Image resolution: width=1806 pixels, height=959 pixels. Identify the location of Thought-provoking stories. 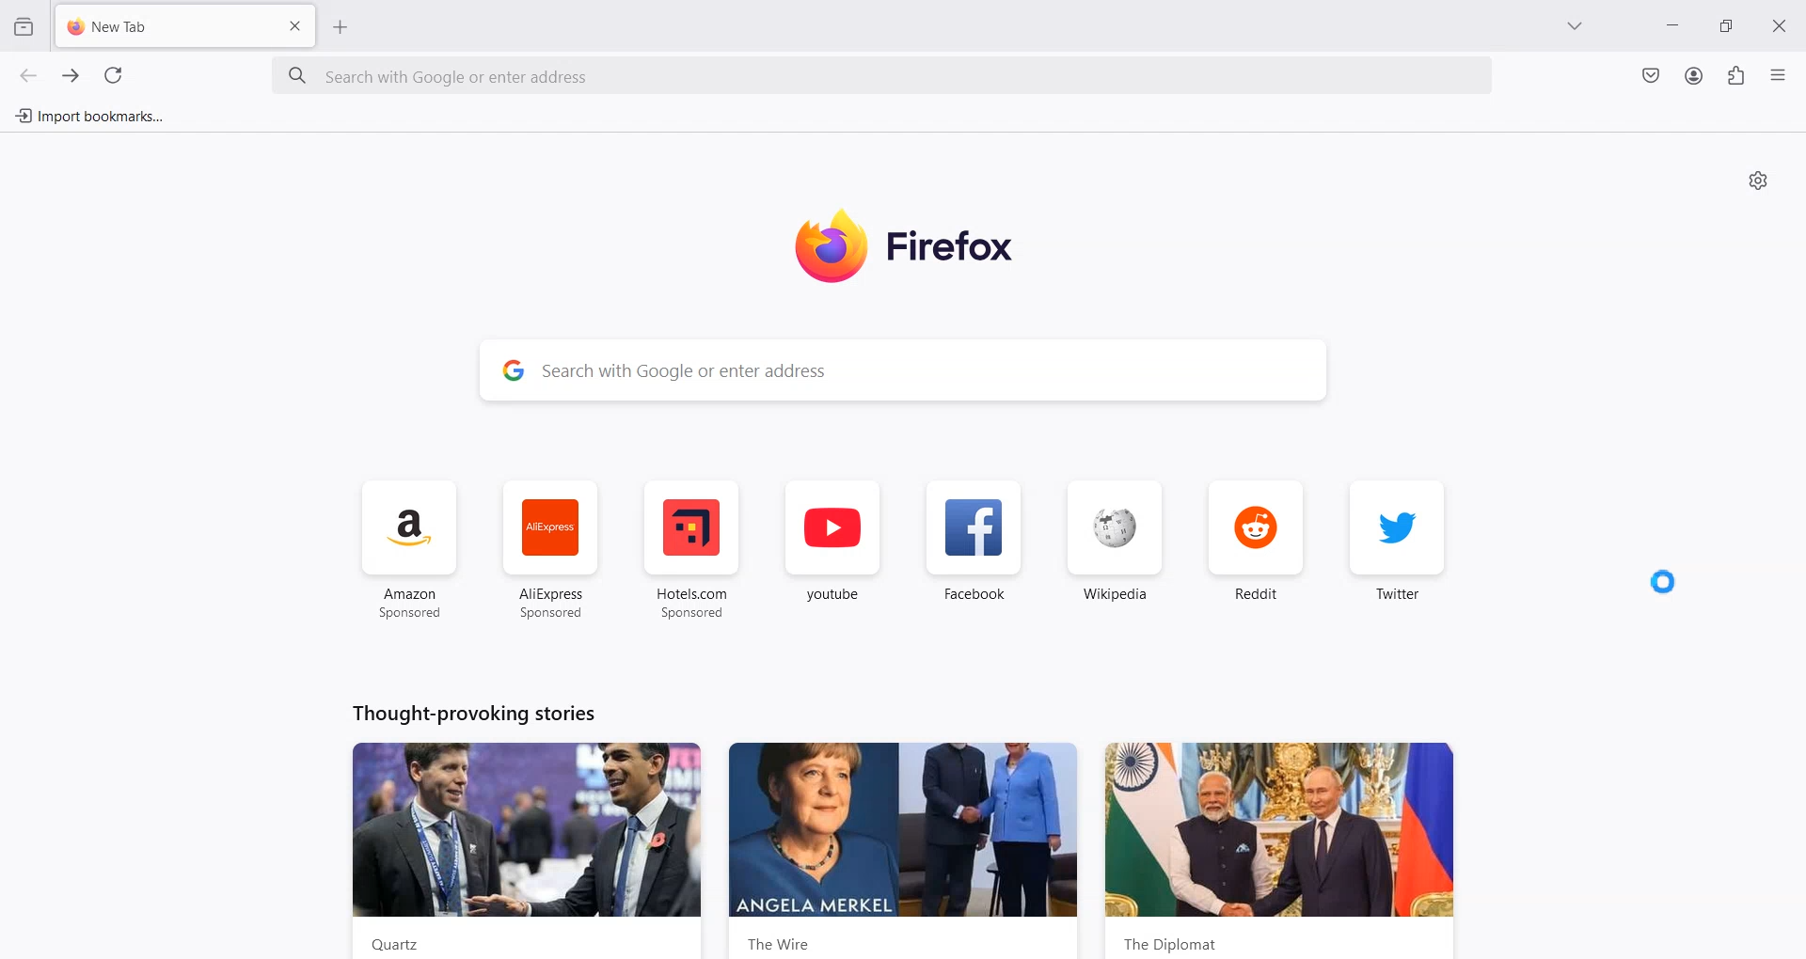
(473, 712).